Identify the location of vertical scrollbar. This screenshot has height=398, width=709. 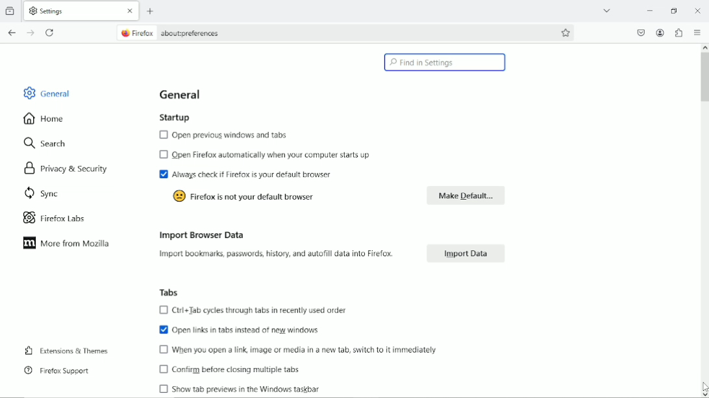
(703, 78).